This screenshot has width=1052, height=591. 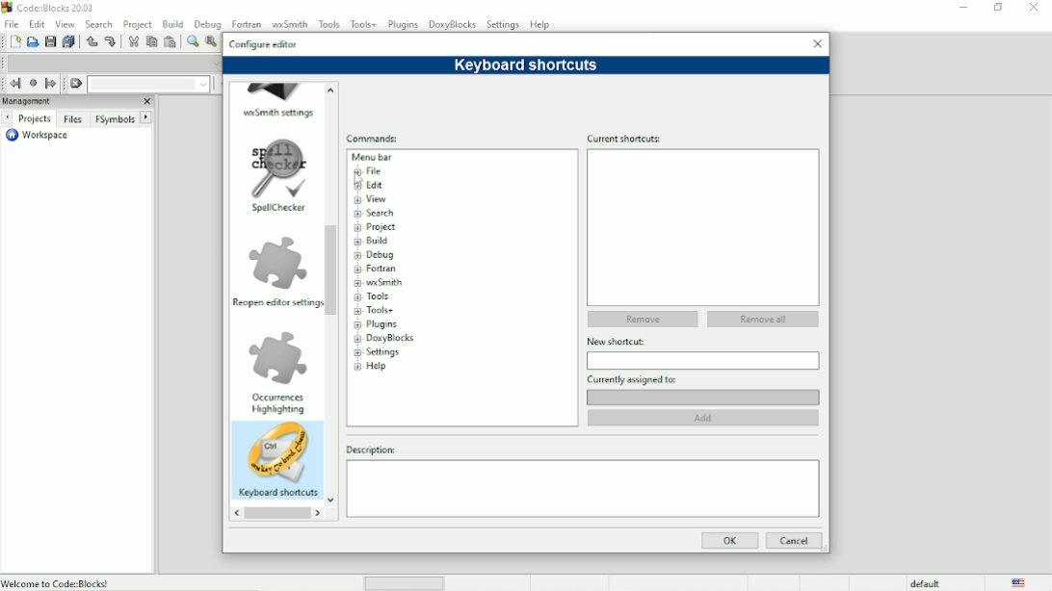 What do you see at coordinates (363, 24) in the screenshot?
I see `Tools+` at bounding box center [363, 24].